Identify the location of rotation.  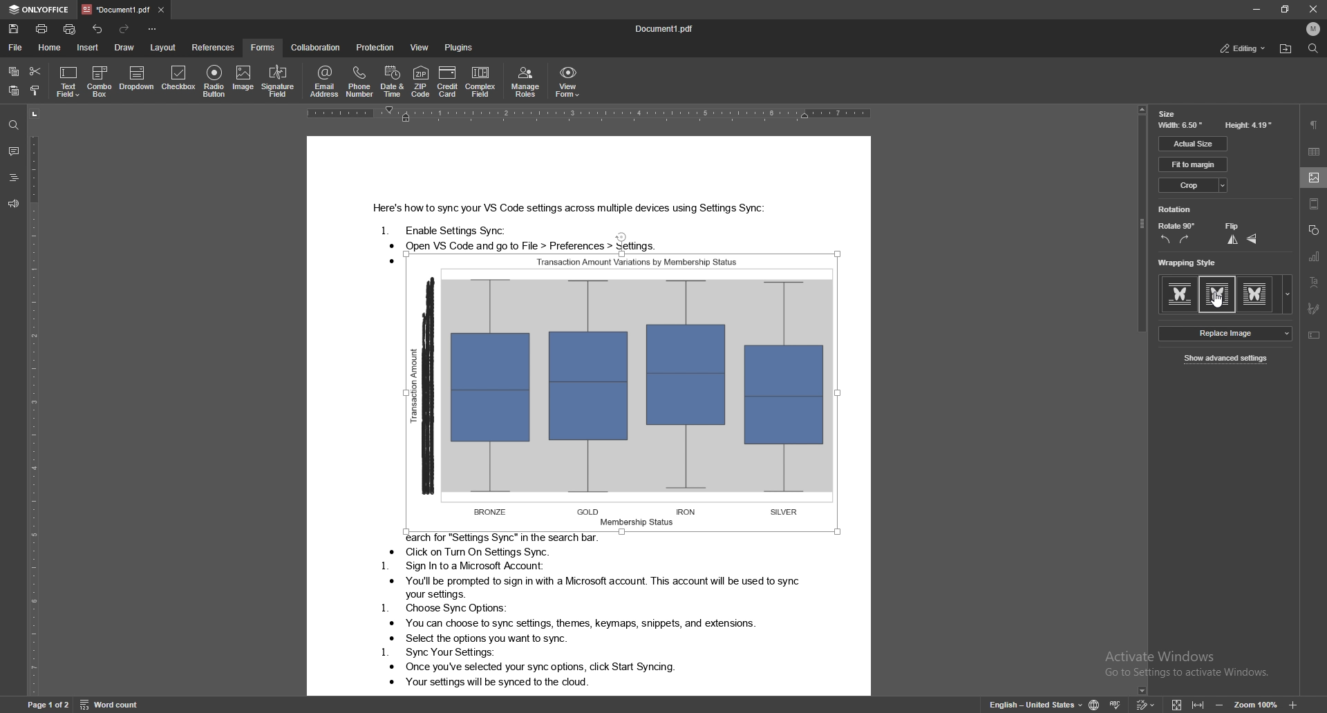
(1176, 210).